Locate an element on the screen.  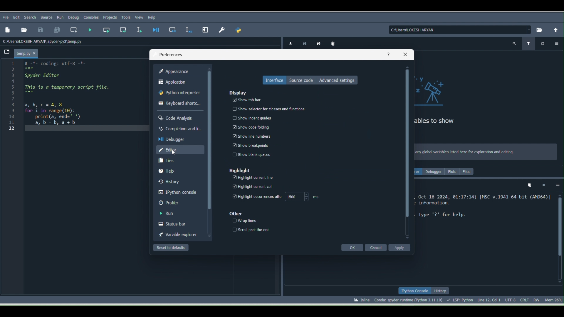
Highlights is located at coordinates (238, 169).